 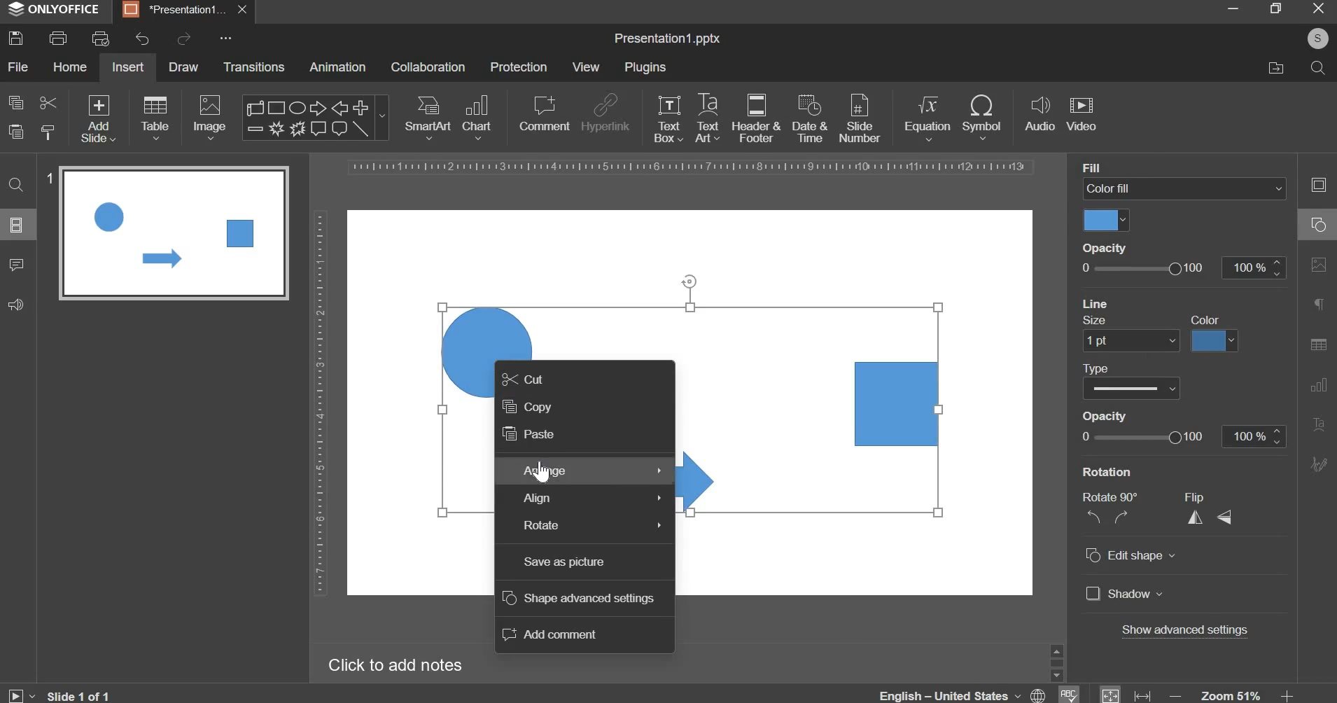 I want to click on print, so click(x=58, y=39).